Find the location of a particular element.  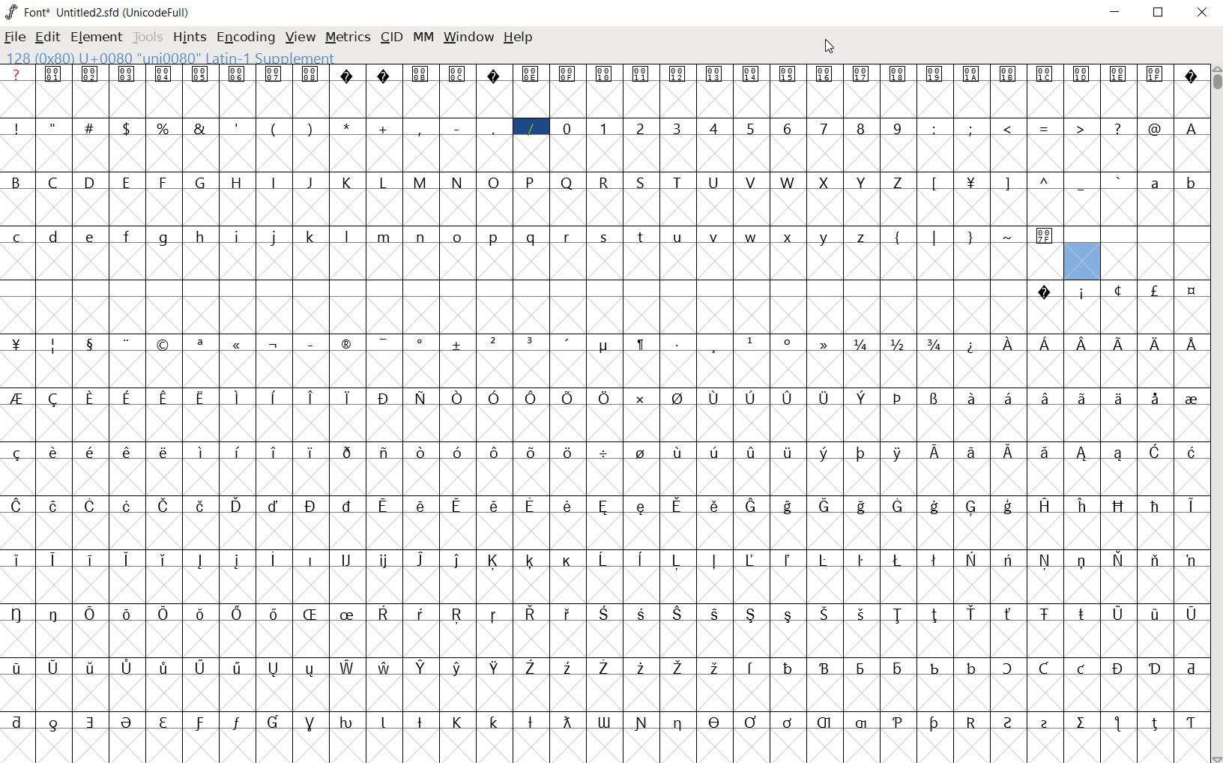

glyph is located at coordinates (899, 398).